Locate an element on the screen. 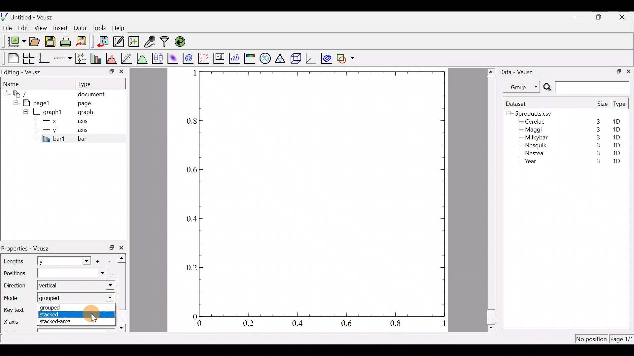 The height and width of the screenshot is (356, 634). 1D is located at coordinates (616, 162).